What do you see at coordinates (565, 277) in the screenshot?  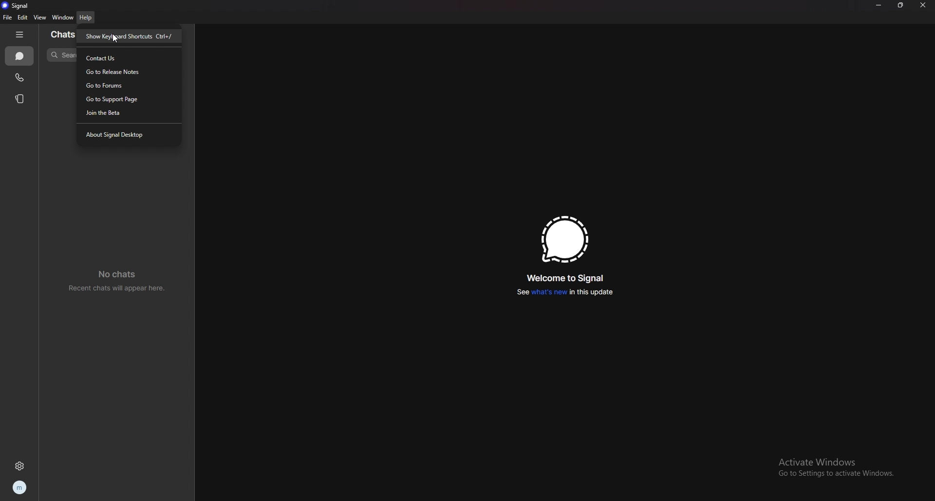 I see `welcome to signal` at bounding box center [565, 277].